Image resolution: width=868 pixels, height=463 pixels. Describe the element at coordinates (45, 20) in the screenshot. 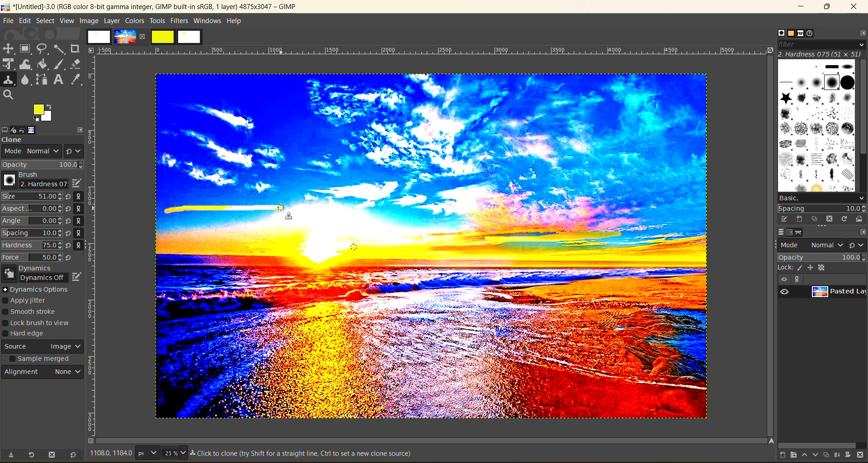

I see `select` at that location.